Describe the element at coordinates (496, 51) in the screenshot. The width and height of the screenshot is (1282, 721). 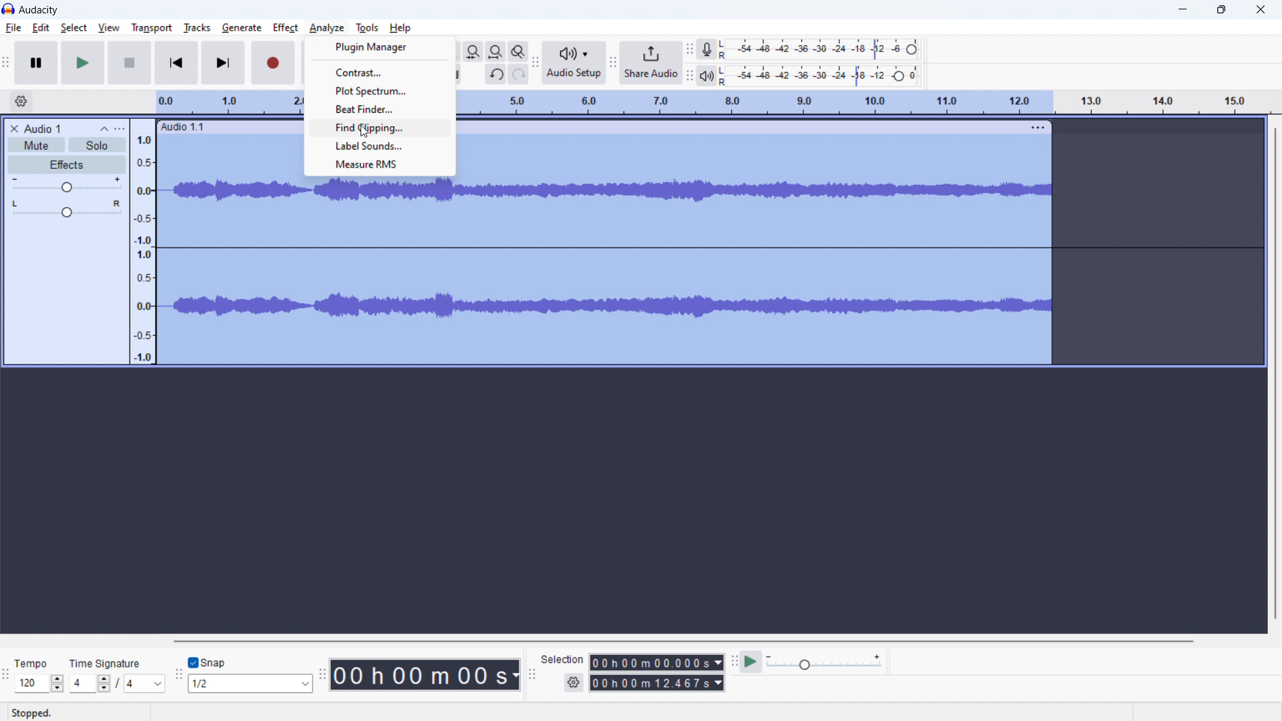
I see `fit project to width` at that location.